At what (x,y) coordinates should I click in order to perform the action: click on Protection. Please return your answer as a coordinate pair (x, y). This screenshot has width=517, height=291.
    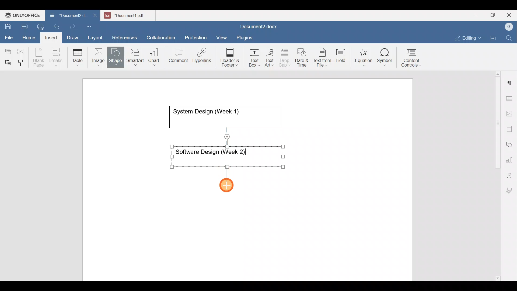
    Looking at the image, I should click on (197, 37).